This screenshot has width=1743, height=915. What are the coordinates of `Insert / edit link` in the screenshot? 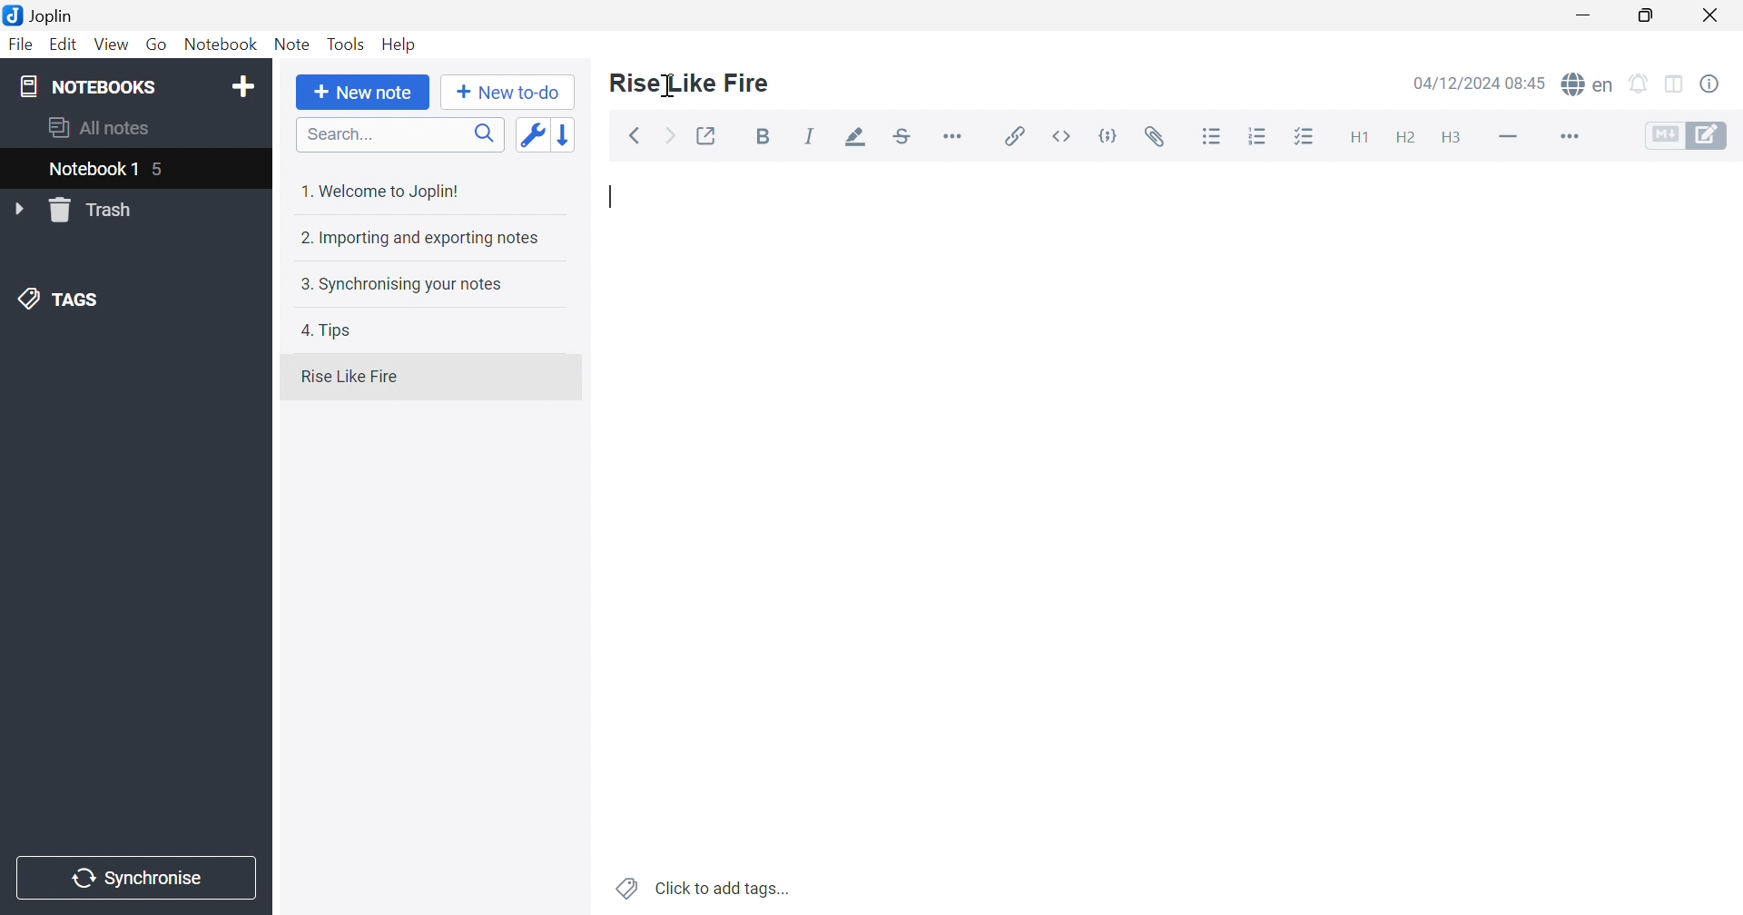 It's located at (1012, 133).